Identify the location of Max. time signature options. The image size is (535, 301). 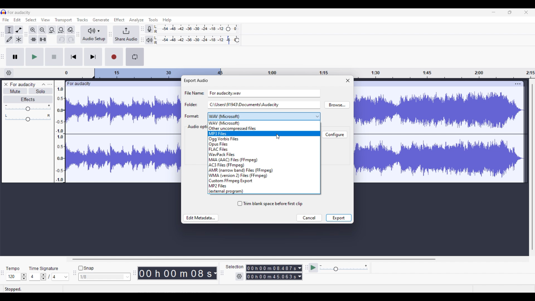
(61, 277).